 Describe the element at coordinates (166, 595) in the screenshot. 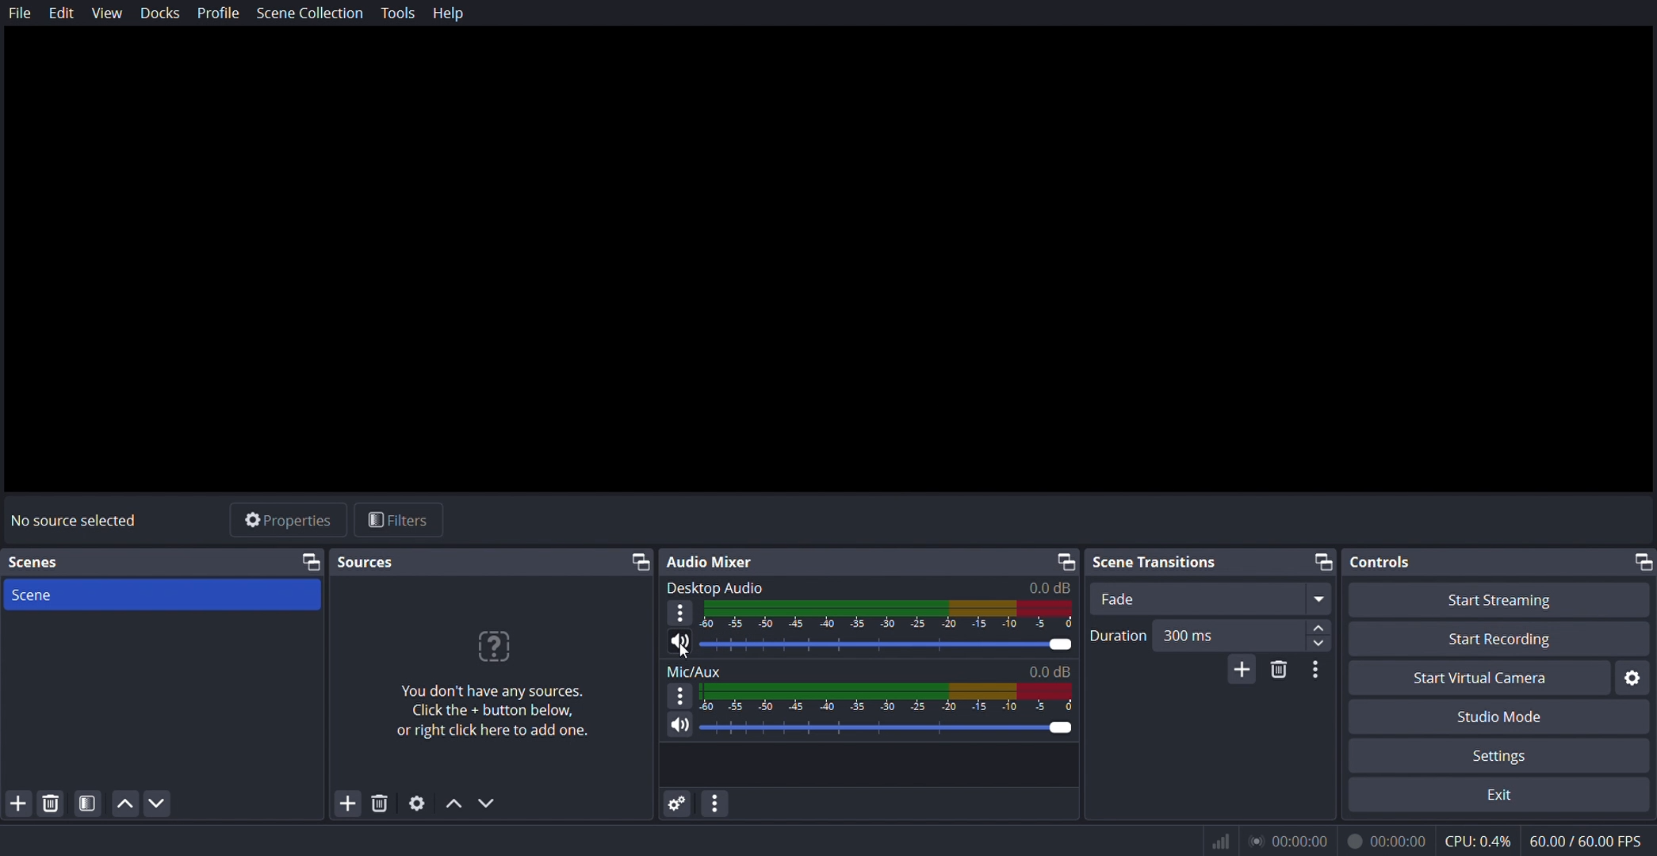

I see `scene` at that location.